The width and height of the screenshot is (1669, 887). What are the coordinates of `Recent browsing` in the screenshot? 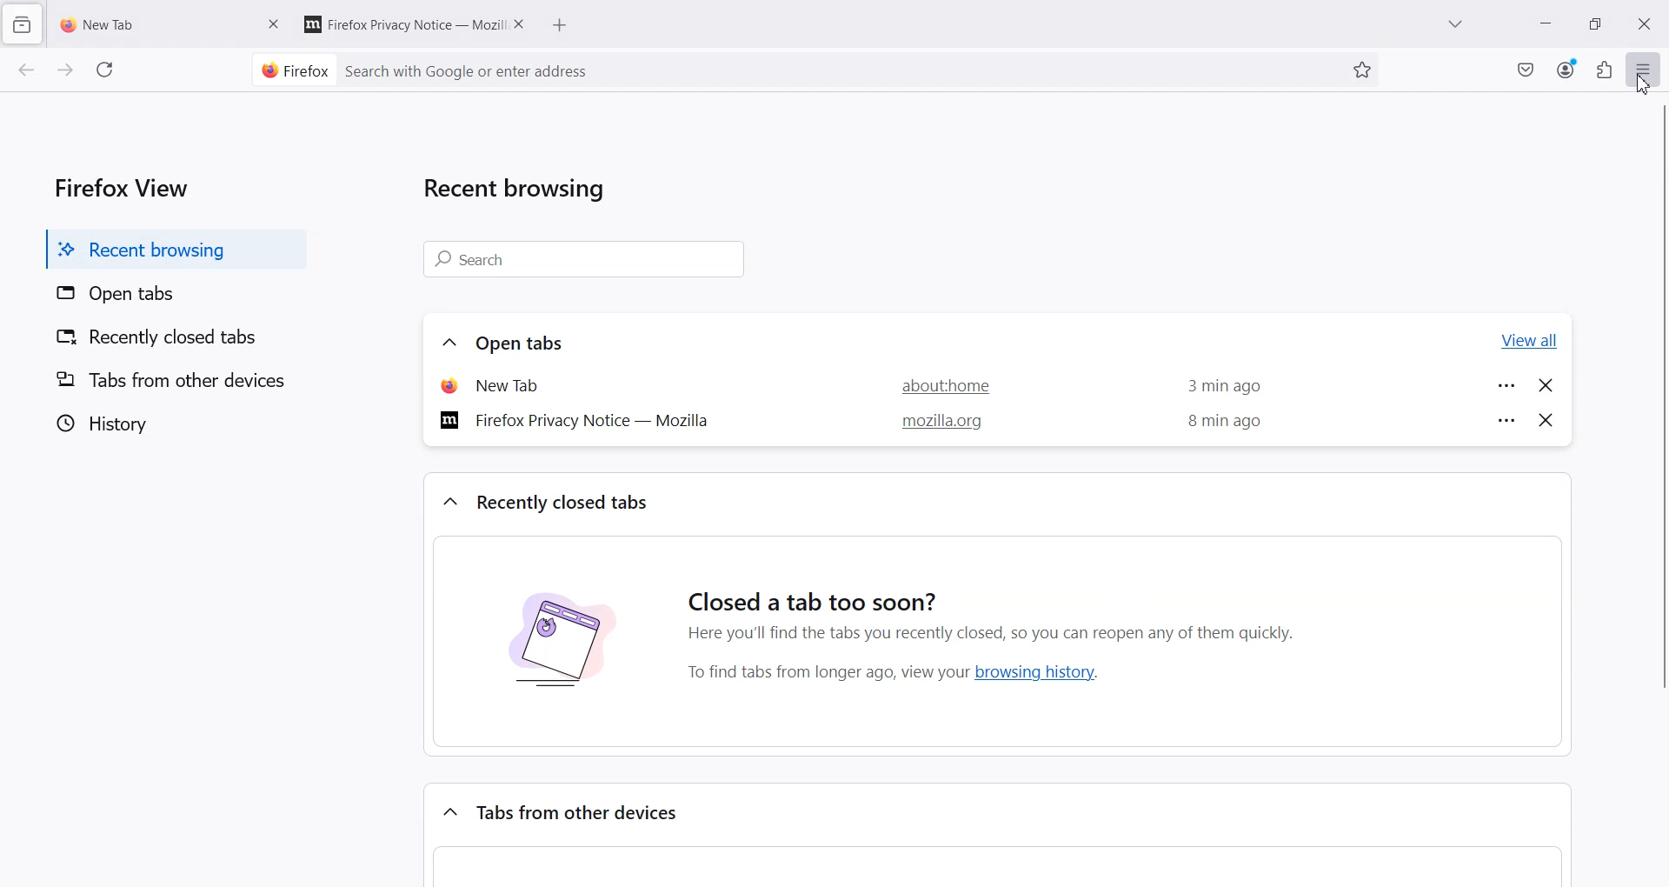 It's located at (170, 249).